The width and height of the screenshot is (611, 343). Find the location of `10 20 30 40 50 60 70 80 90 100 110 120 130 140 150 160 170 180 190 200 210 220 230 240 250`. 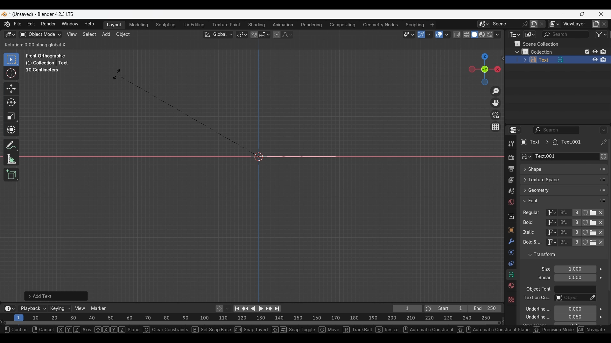

10 20 30 40 50 60 70 80 90 100 110 120 130 140 150 160 170 180 190 200 210 220 230 240 250 is located at coordinates (263, 317).